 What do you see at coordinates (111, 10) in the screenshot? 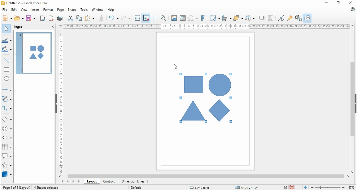
I see `help` at bounding box center [111, 10].